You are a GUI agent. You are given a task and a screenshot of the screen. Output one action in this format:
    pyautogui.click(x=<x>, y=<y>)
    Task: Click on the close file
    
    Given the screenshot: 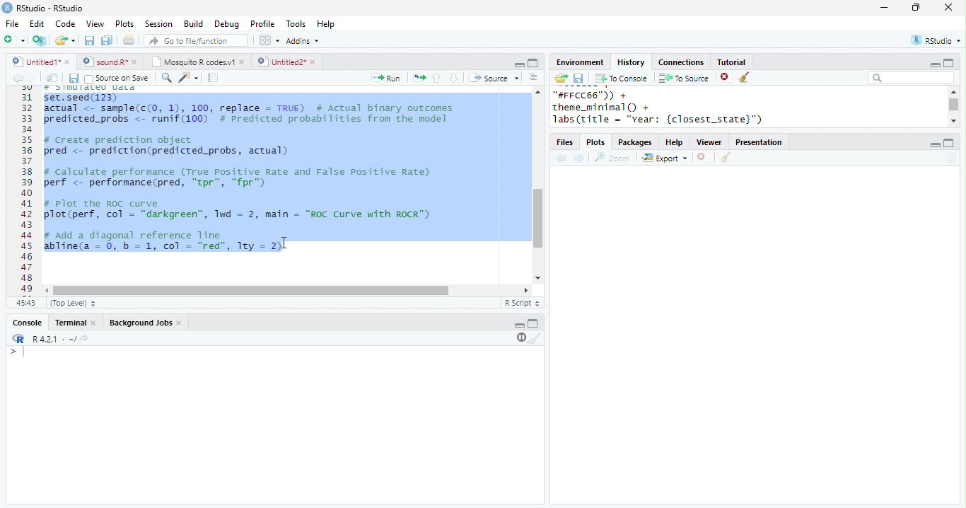 What is the action you would take?
    pyautogui.click(x=726, y=78)
    